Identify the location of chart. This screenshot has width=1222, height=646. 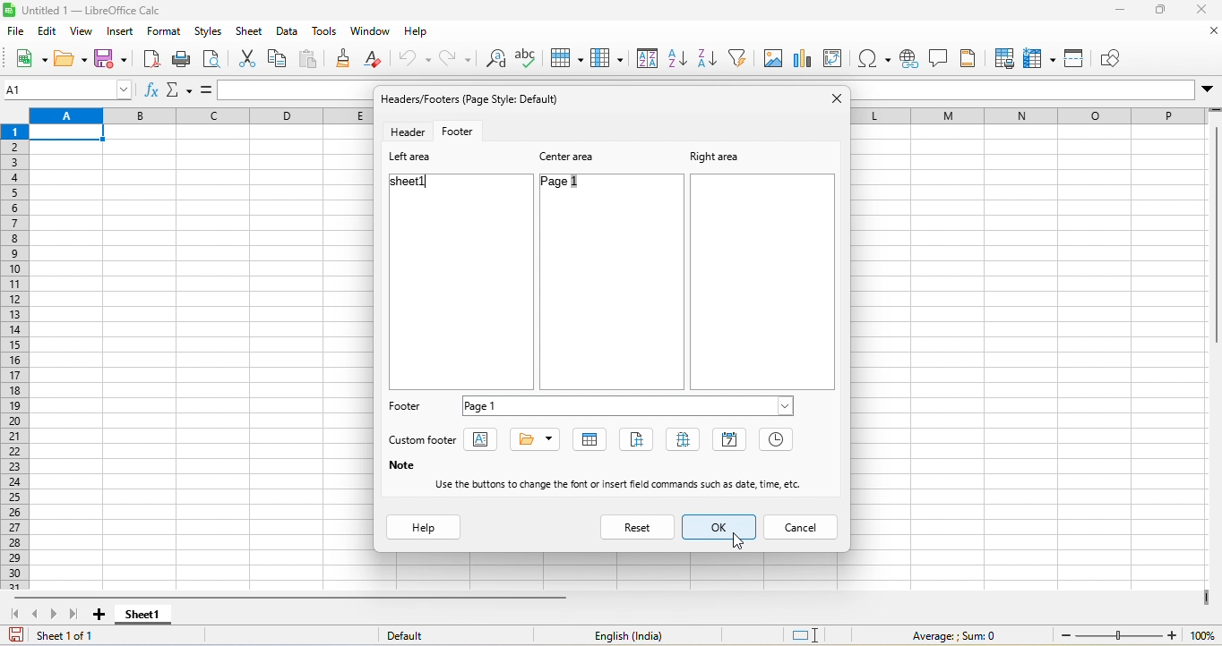
(807, 57).